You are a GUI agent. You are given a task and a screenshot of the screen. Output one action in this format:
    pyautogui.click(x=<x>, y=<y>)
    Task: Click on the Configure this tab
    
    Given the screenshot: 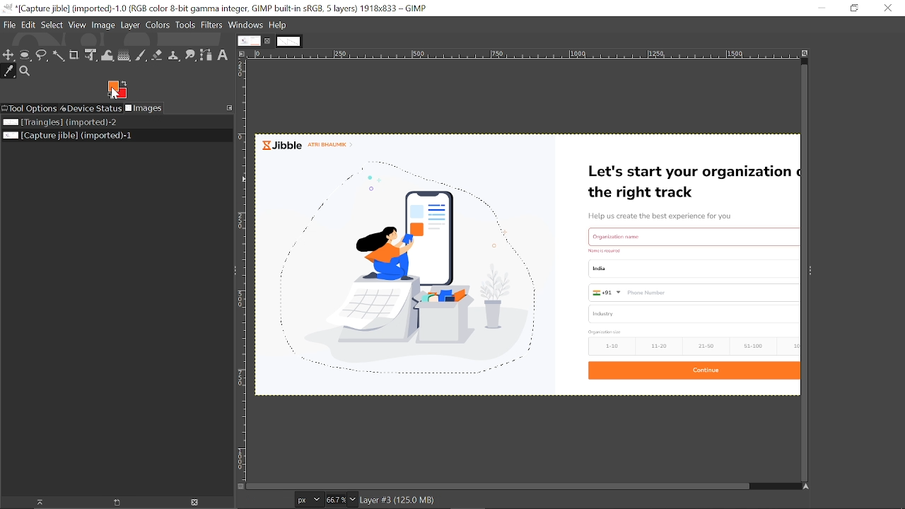 What is the action you would take?
    pyautogui.click(x=230, y=108)
    